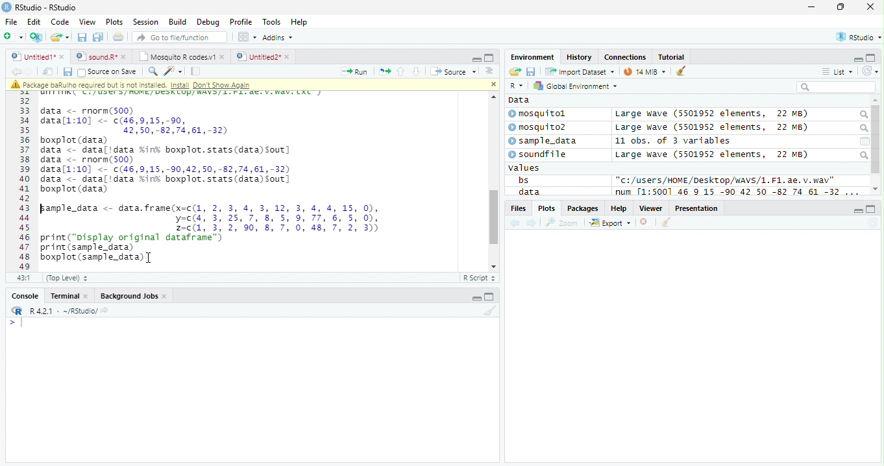 The width and height of the screenshot is (884, 466). What do you see at coordinates (60, 37) in the screenshot?
I see `open an existing file` at bounding box center [60, 37].